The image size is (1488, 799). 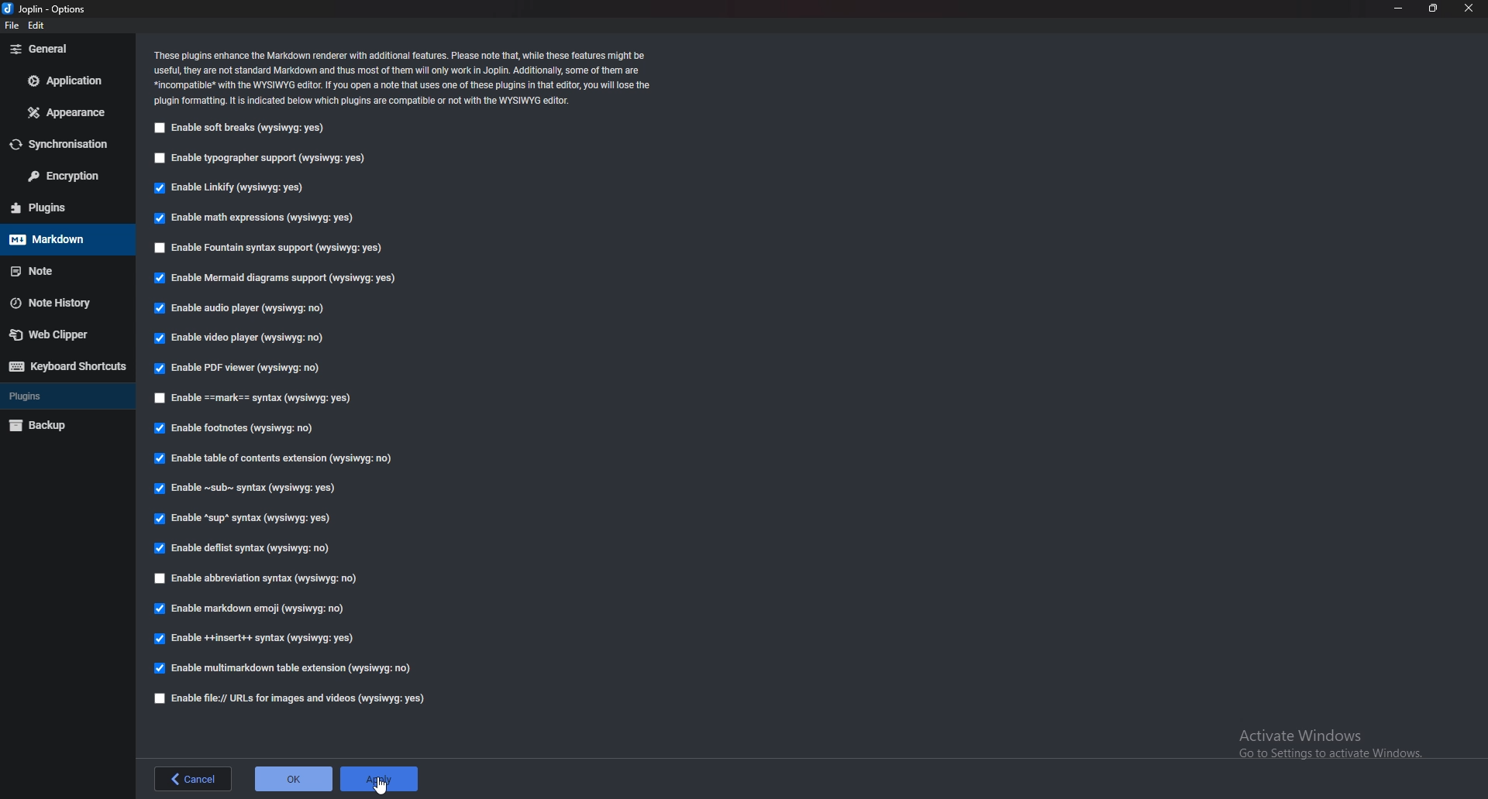 What do you see at coordinates (58, 426) in the screenshot?
I see `backup` at bounding box center [58, 426].